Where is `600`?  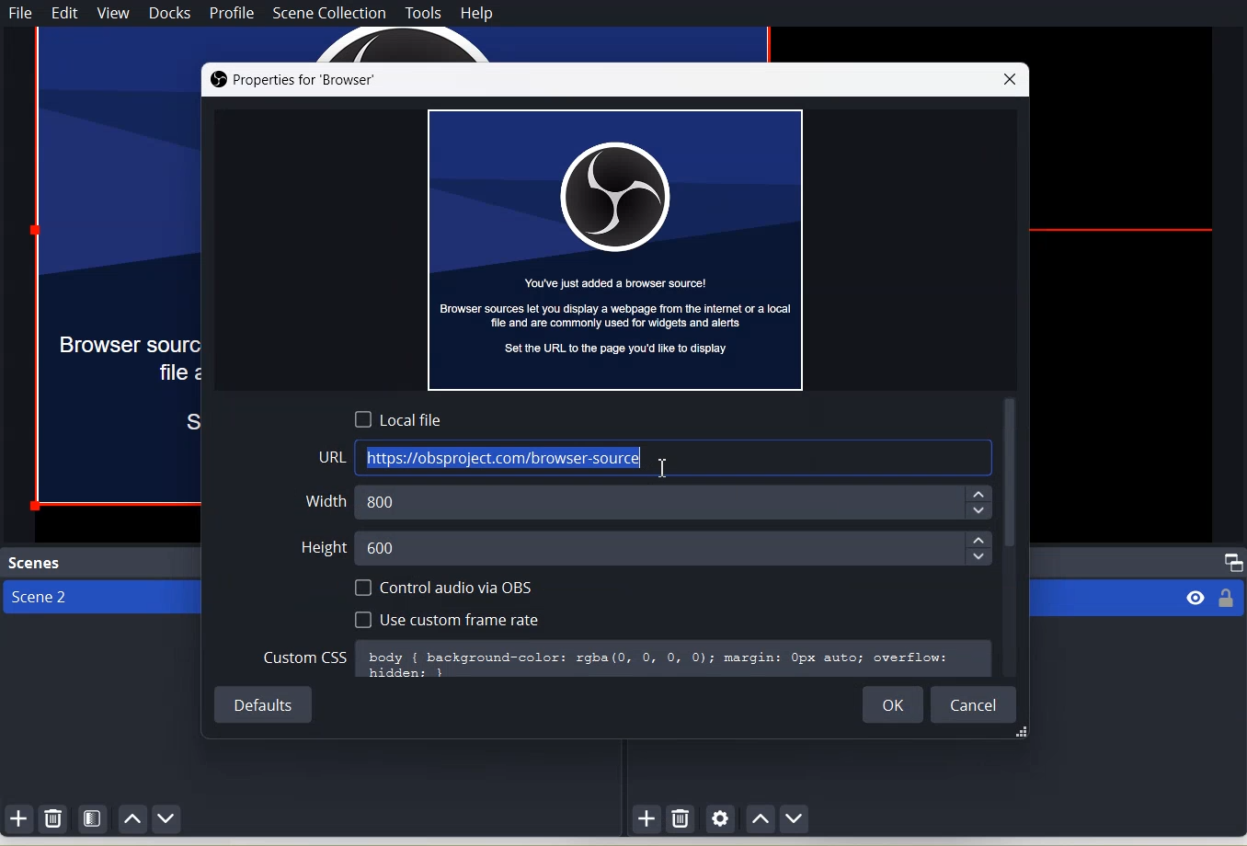 600 is located at coordinates (671, 550).